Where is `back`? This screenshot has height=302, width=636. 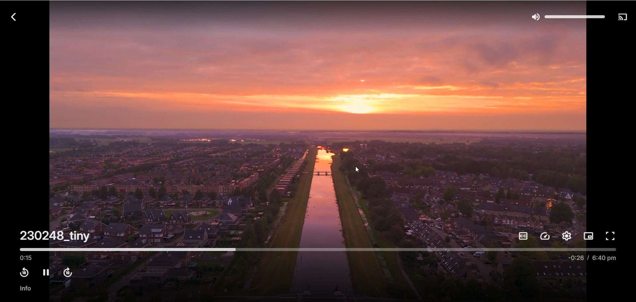
back is located at coordinates (15, 17).